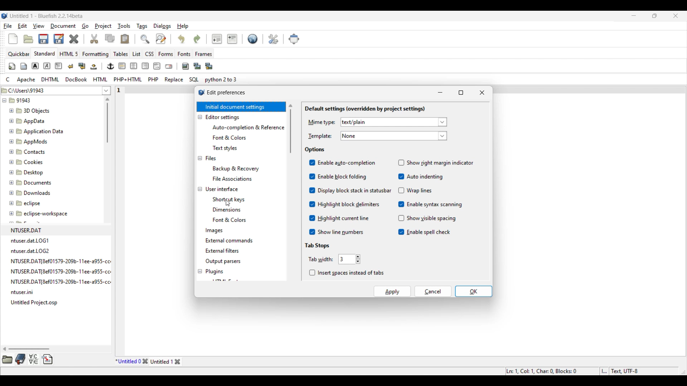 The image size is (687, 386). Describe the element at coordinates (339, 218) in the screenshot. I see `Highlight current line` at that location.